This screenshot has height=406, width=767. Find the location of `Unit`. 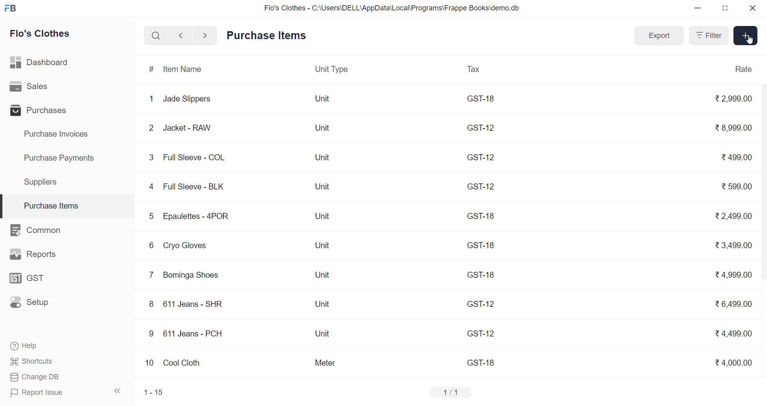

Unit is located at coordinates (322, 218).